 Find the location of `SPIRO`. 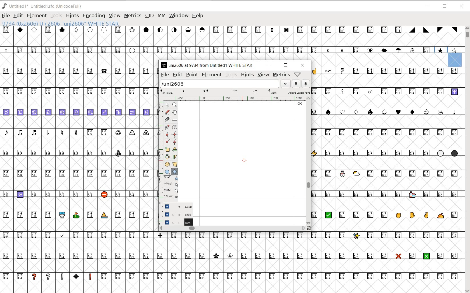

SPIRO is located at coordinates (175, 127).